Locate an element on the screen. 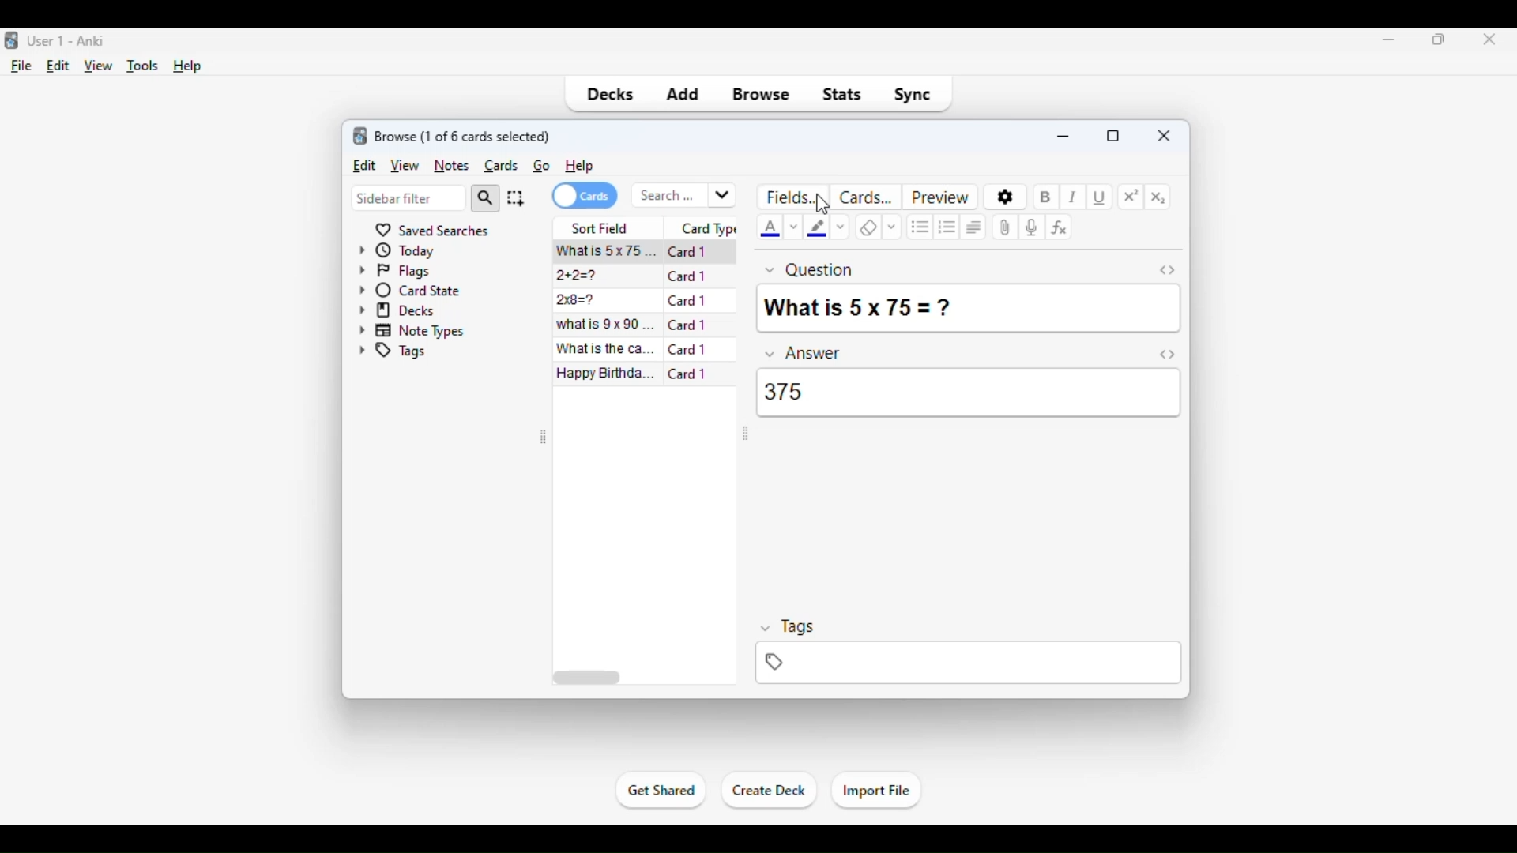  cursor is located at coordinates (823, 205).